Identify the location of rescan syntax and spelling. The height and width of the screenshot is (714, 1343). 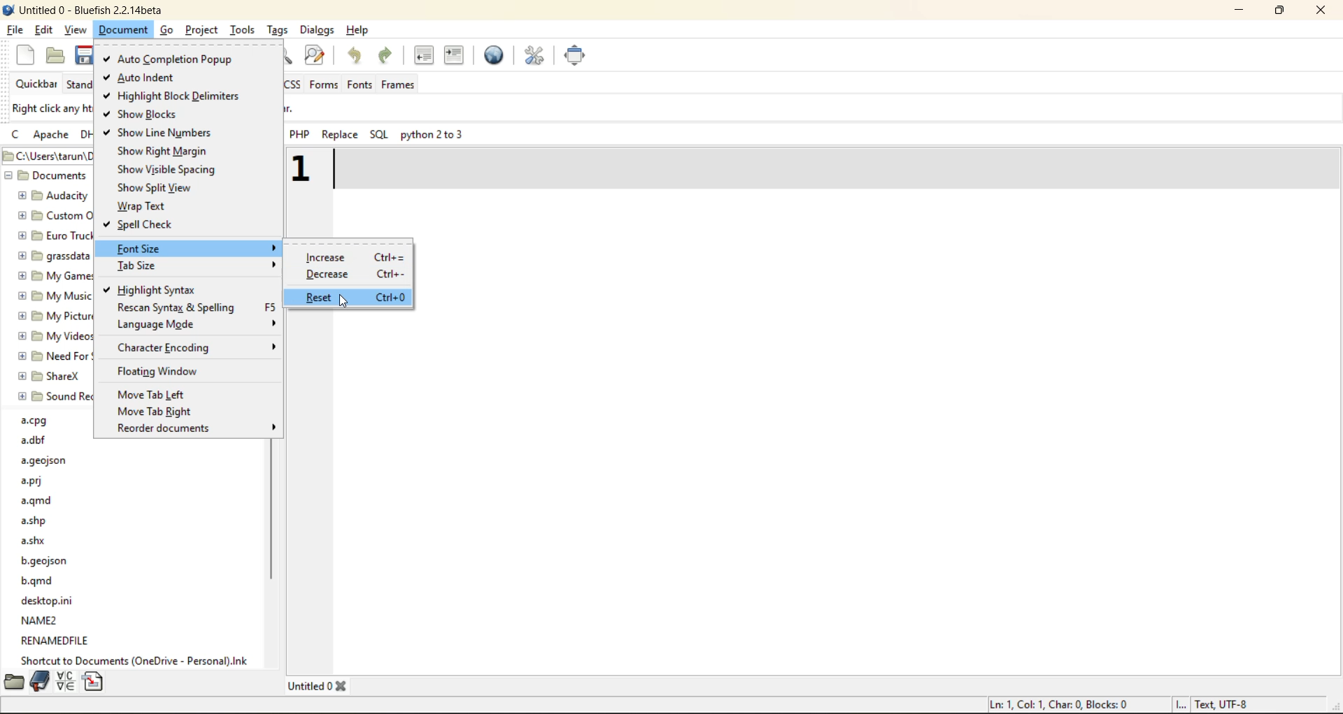
(194, 307).